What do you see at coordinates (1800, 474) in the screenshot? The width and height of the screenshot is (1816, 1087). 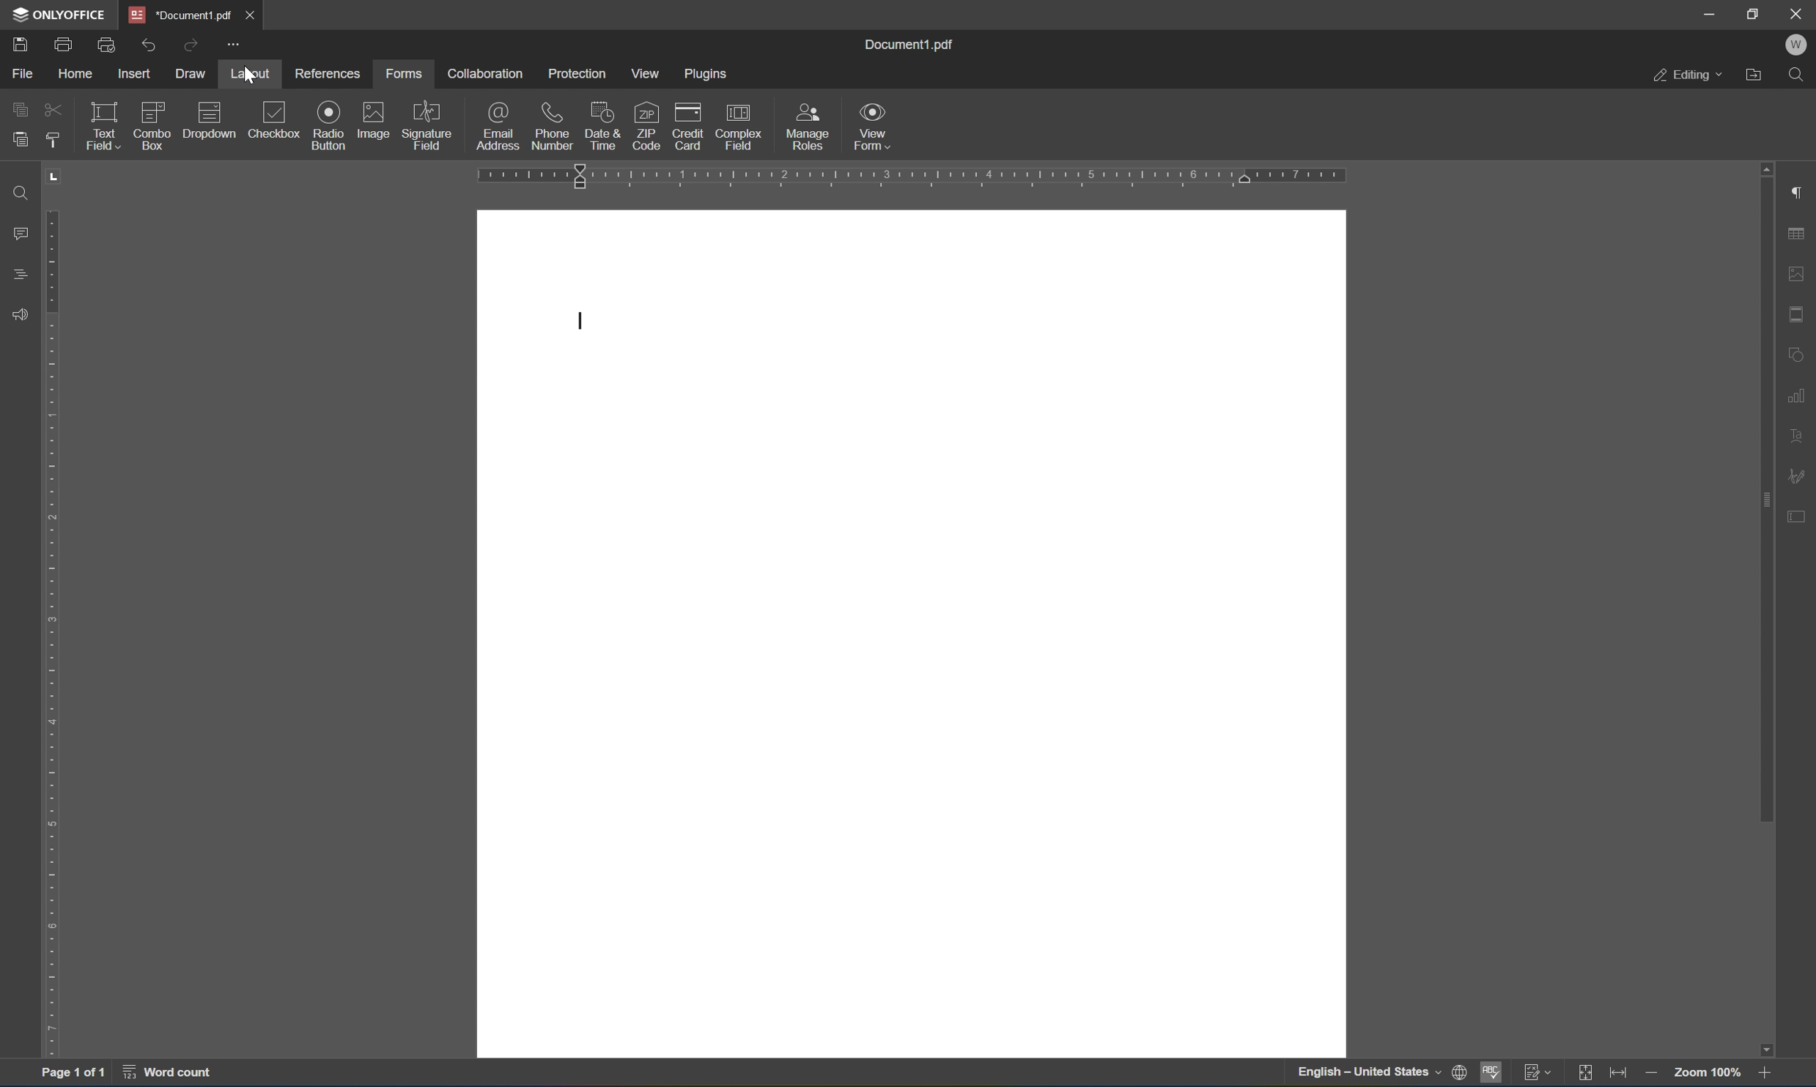 I see `signature` at bounding box center [1800, 474].